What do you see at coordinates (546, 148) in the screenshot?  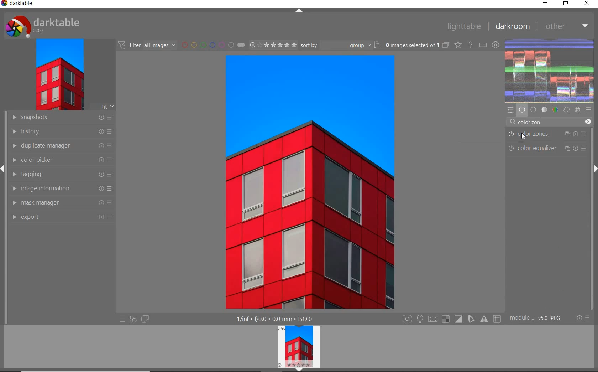 I see `COLOR EQUALIZER` at bounding box center [546, 148].